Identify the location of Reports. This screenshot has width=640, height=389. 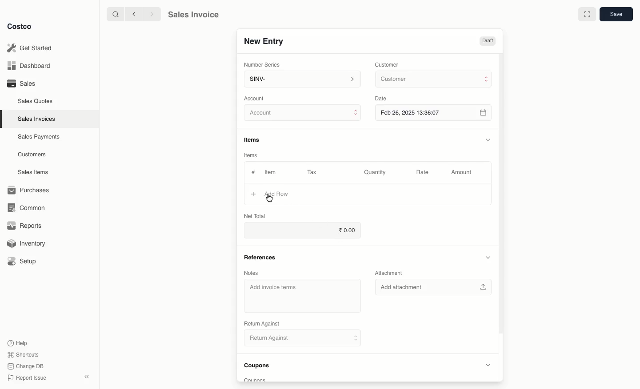
(25, 226).